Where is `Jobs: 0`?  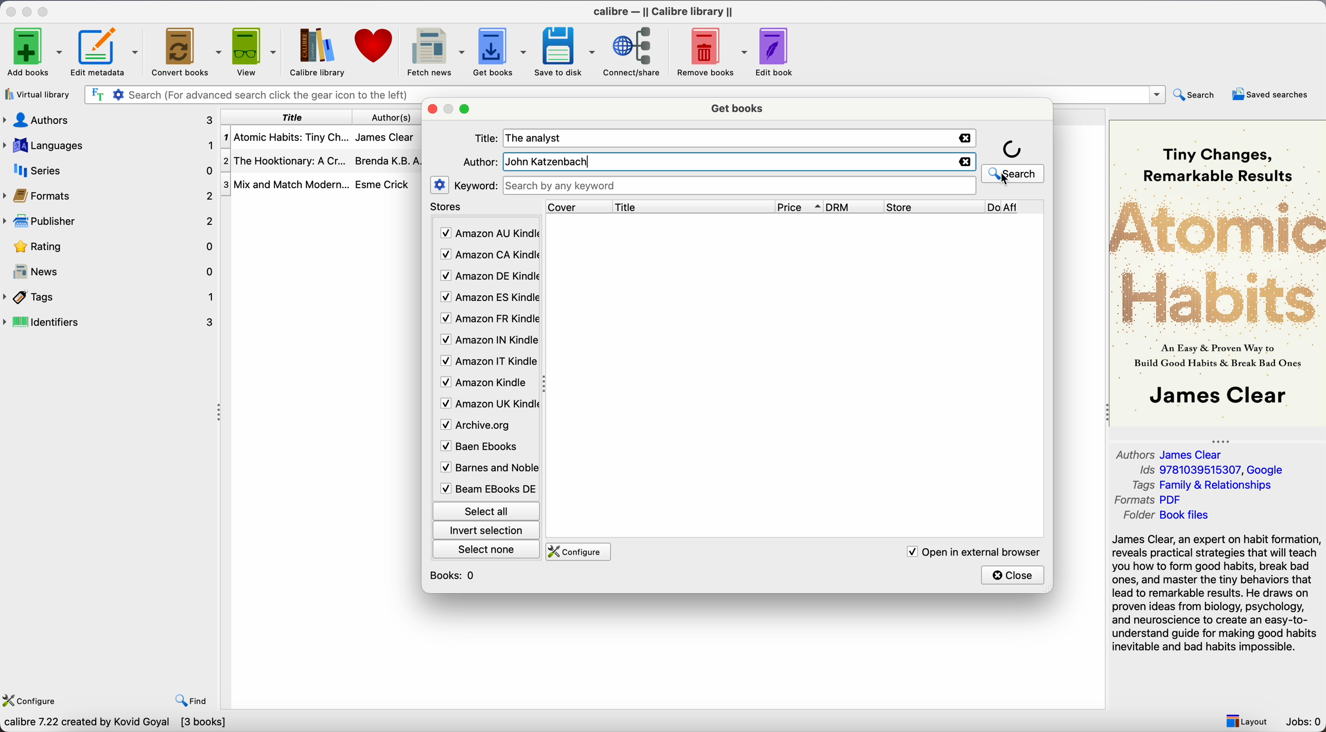 Jobs: 0 is located at coordinates (1305, 723).